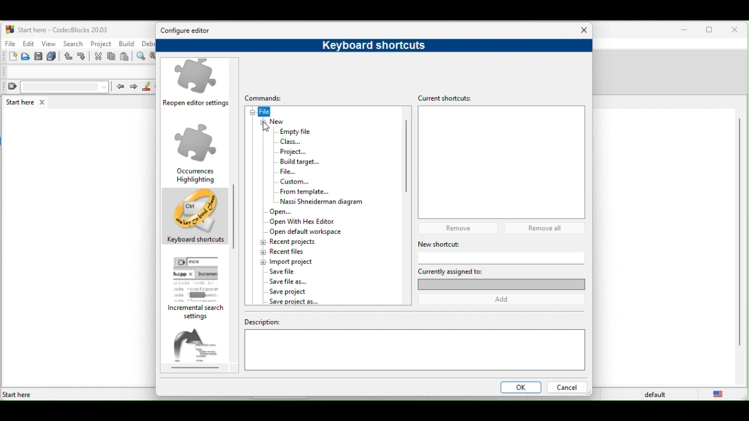 Image resolution: width=749 pixels, height=421 pixels. I want to click on edit, so click(28, 43).